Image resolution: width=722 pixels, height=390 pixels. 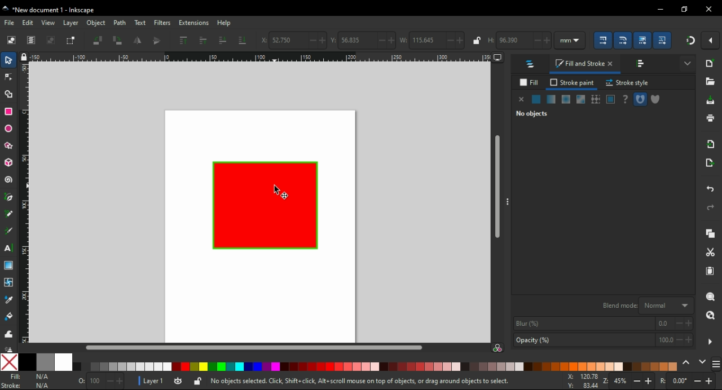 I want to click on node tool, so click(x=9, y=76).